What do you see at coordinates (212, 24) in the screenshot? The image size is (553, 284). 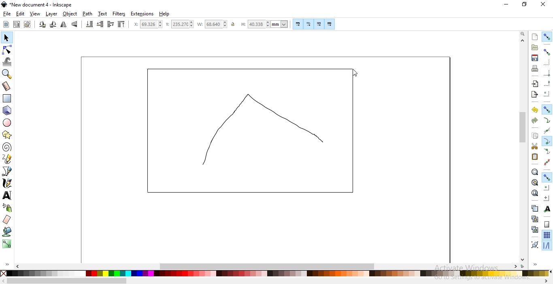 I see `width of selection` at bounding box center [212, 24].